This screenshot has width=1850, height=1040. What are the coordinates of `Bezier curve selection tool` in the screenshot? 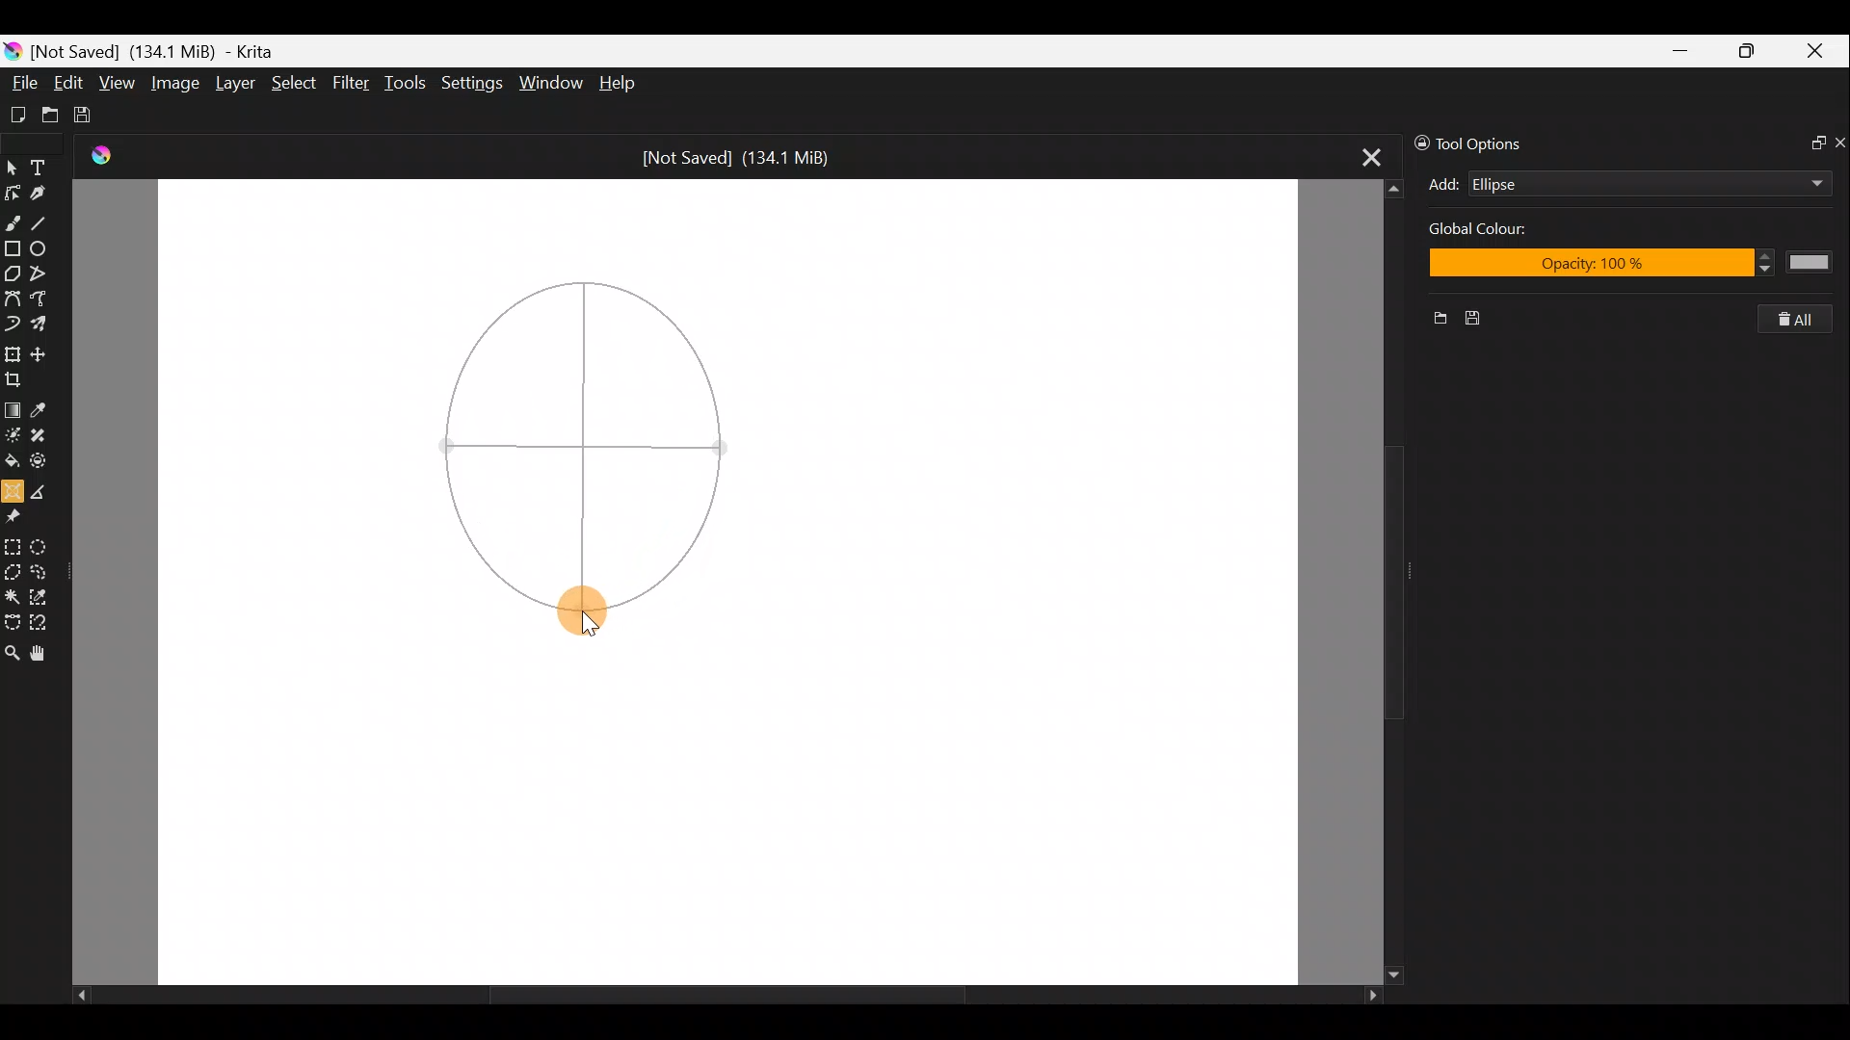 It's located at (12, 624).